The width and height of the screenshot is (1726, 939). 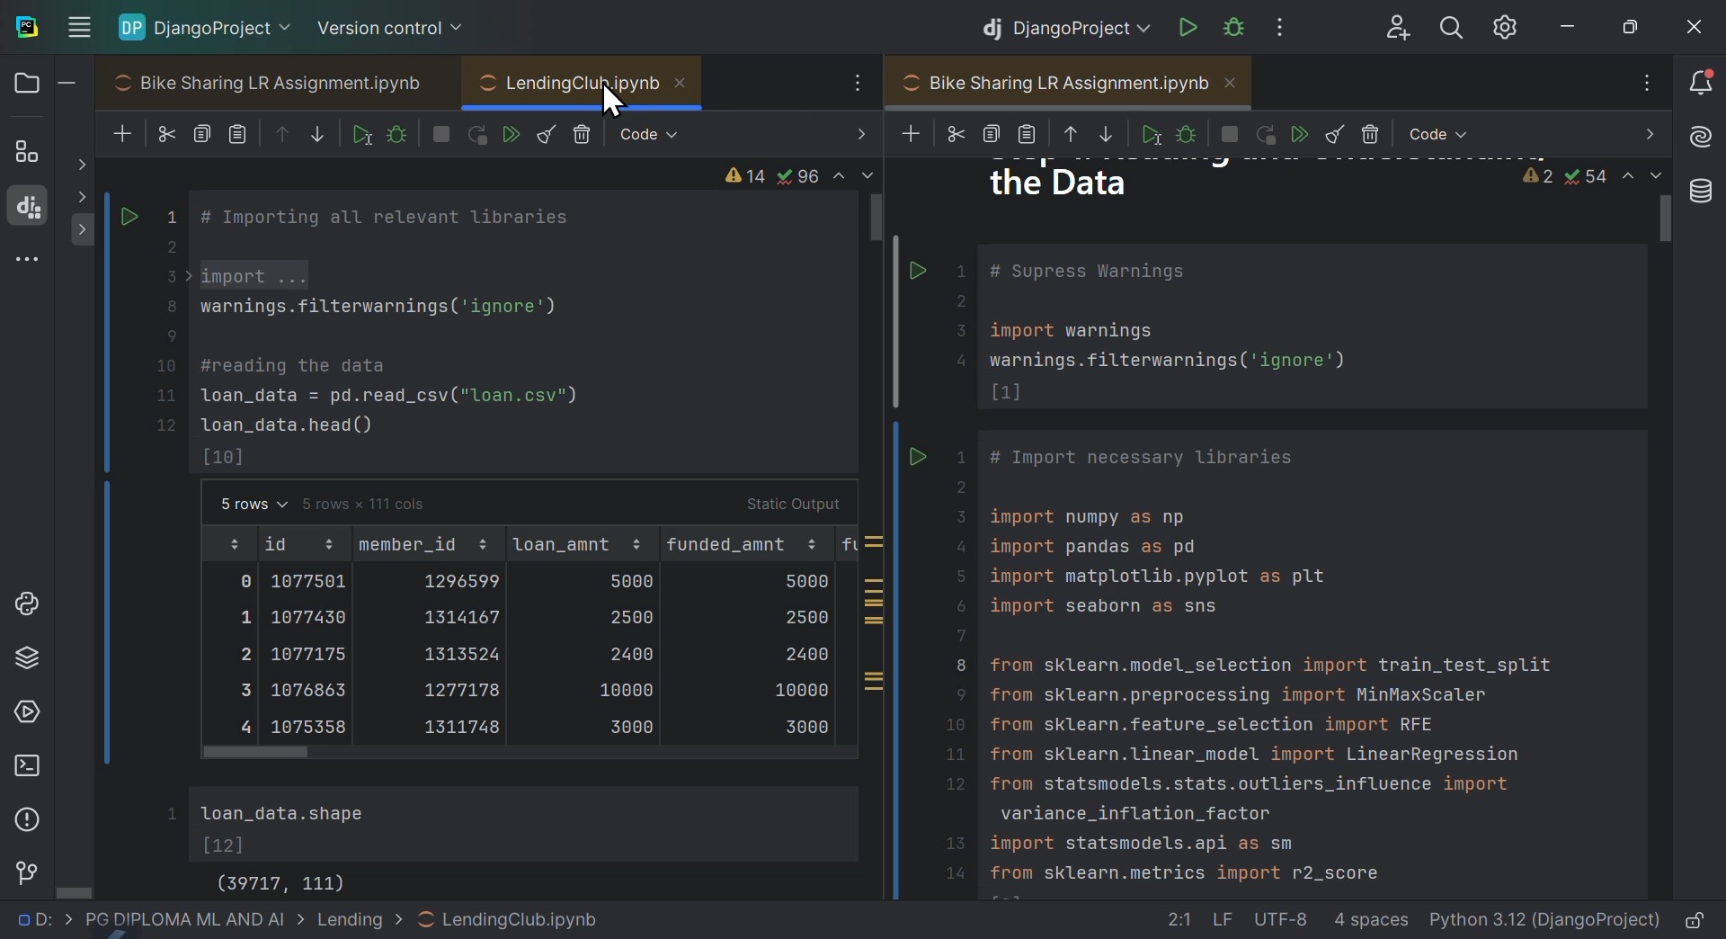 I want to click on show, so click(x=79, y=231).